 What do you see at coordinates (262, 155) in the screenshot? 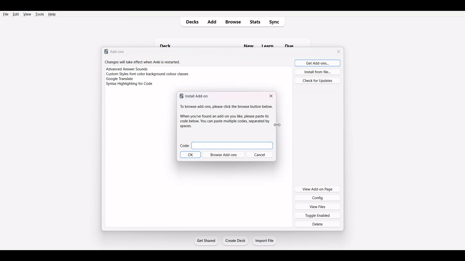
I see `Cancel` at bounding box center [262, 155].